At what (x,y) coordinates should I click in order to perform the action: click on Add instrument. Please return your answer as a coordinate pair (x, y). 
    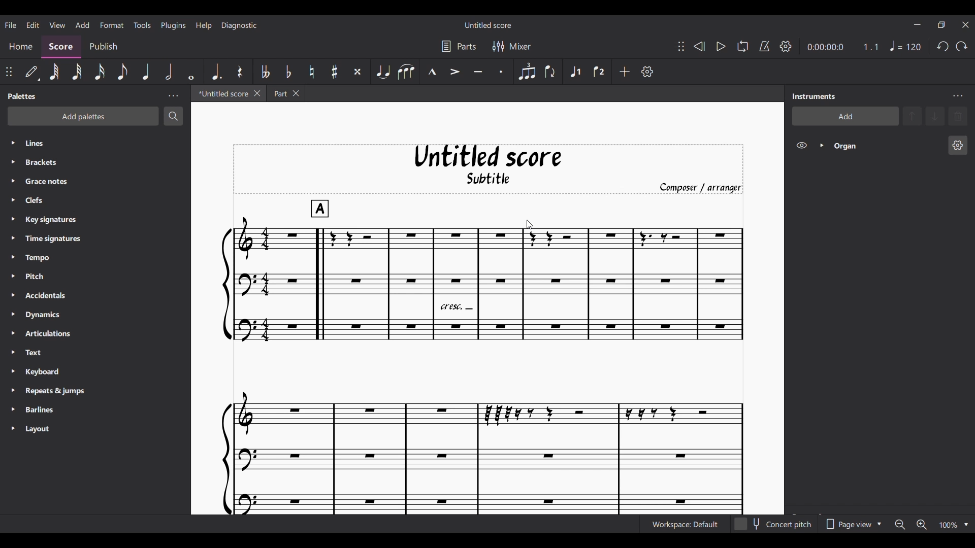
    Looking at the image, I should click on (846, 116).